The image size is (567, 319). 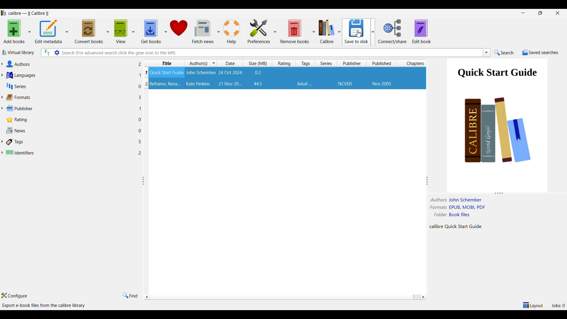 What do you see at coordinates (141, 120) in the screenshot?
I see `0` at bounding box center [141, 120].